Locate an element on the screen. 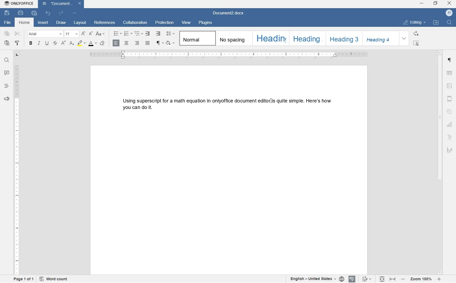  redo is located at coordinates (61, 13).